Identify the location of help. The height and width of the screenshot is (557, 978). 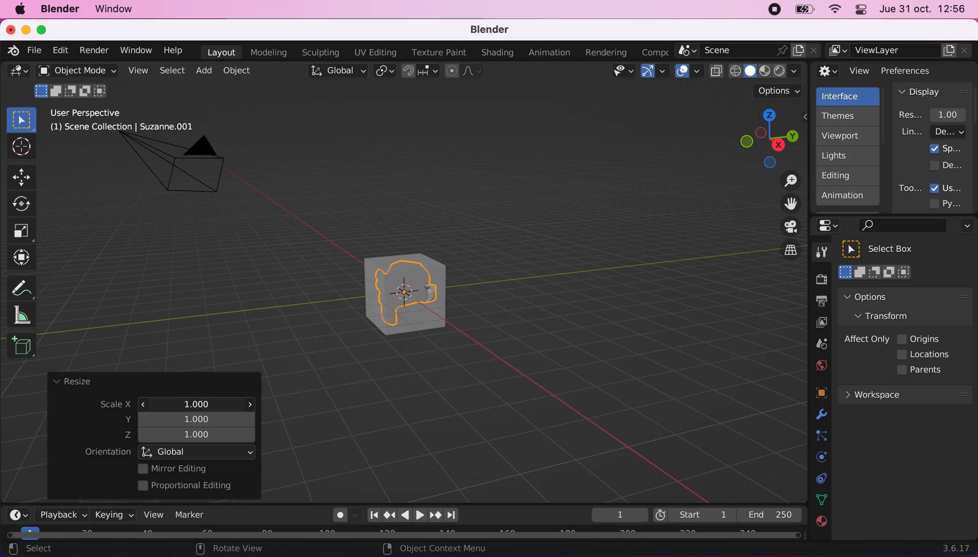
(174, 50).